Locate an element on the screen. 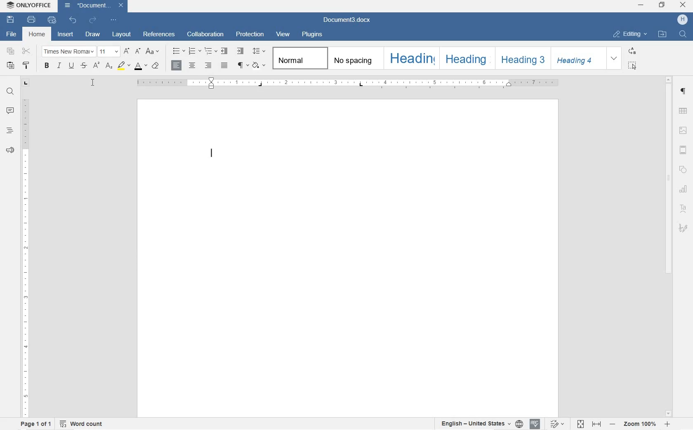 This screenshot has width=693, height=430. INSERT is located at coordinates (66, 35).